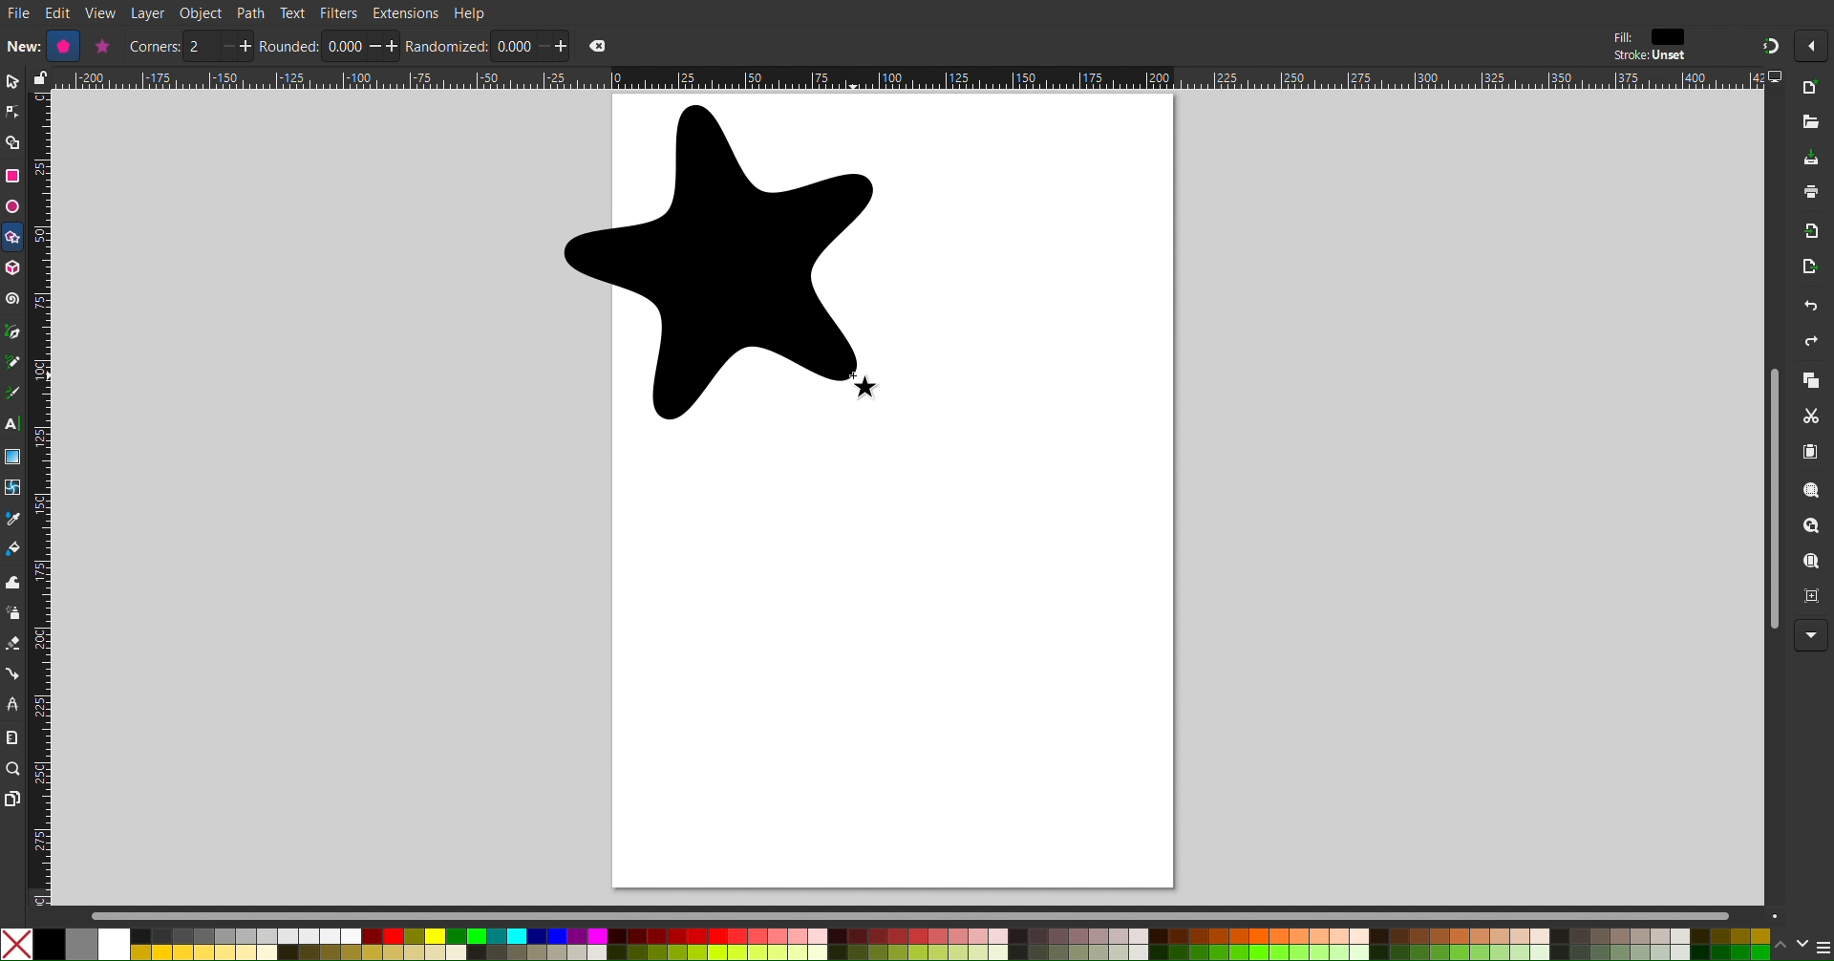 Image resolution: width=1834 pixels, height=961 pixels. Describe the element at coordinates (12, 704) in the screenshot. I see `LPE Tool` at that location.